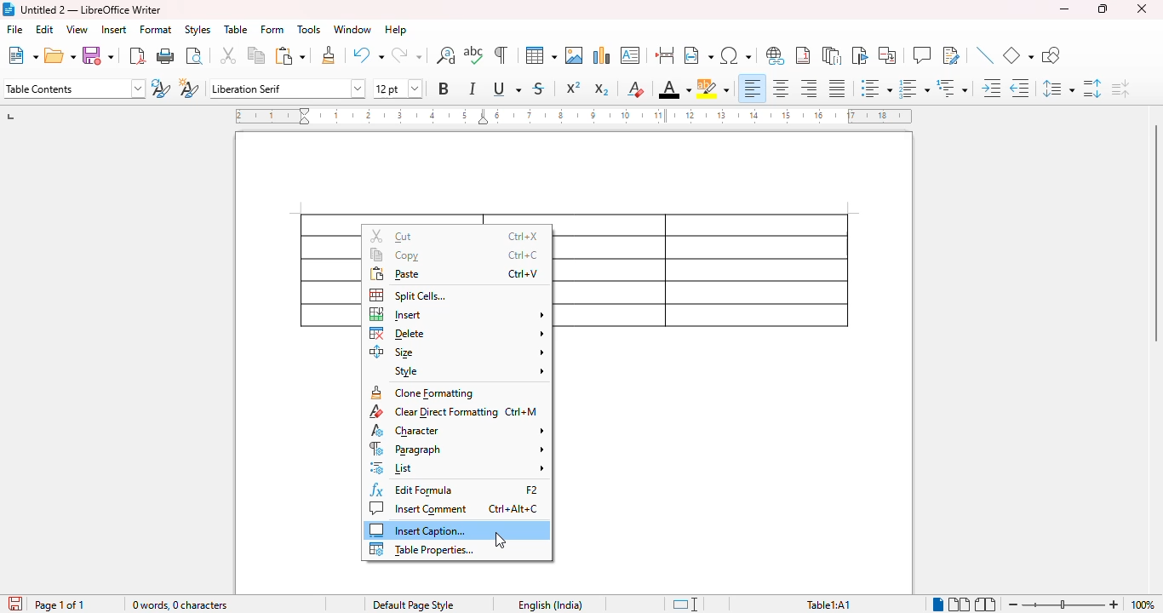 This screenshot has width=1163, height=613. I want to click on maximize, so click(1103, 9).